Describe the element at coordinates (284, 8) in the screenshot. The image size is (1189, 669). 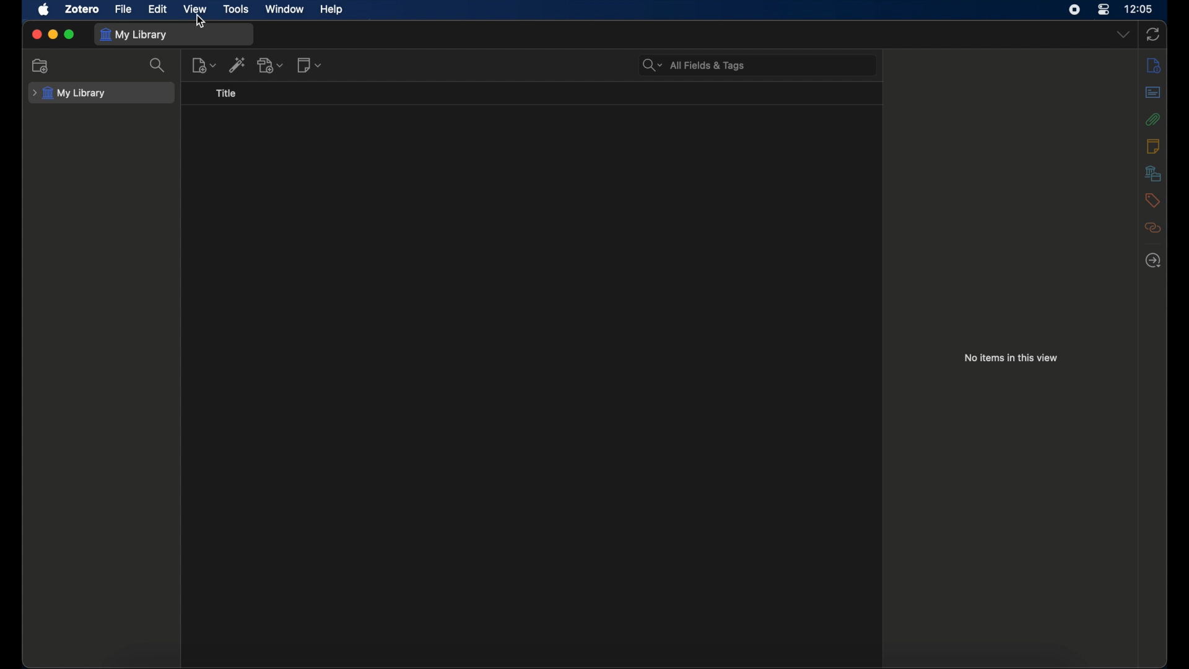
I see `window` at that location.